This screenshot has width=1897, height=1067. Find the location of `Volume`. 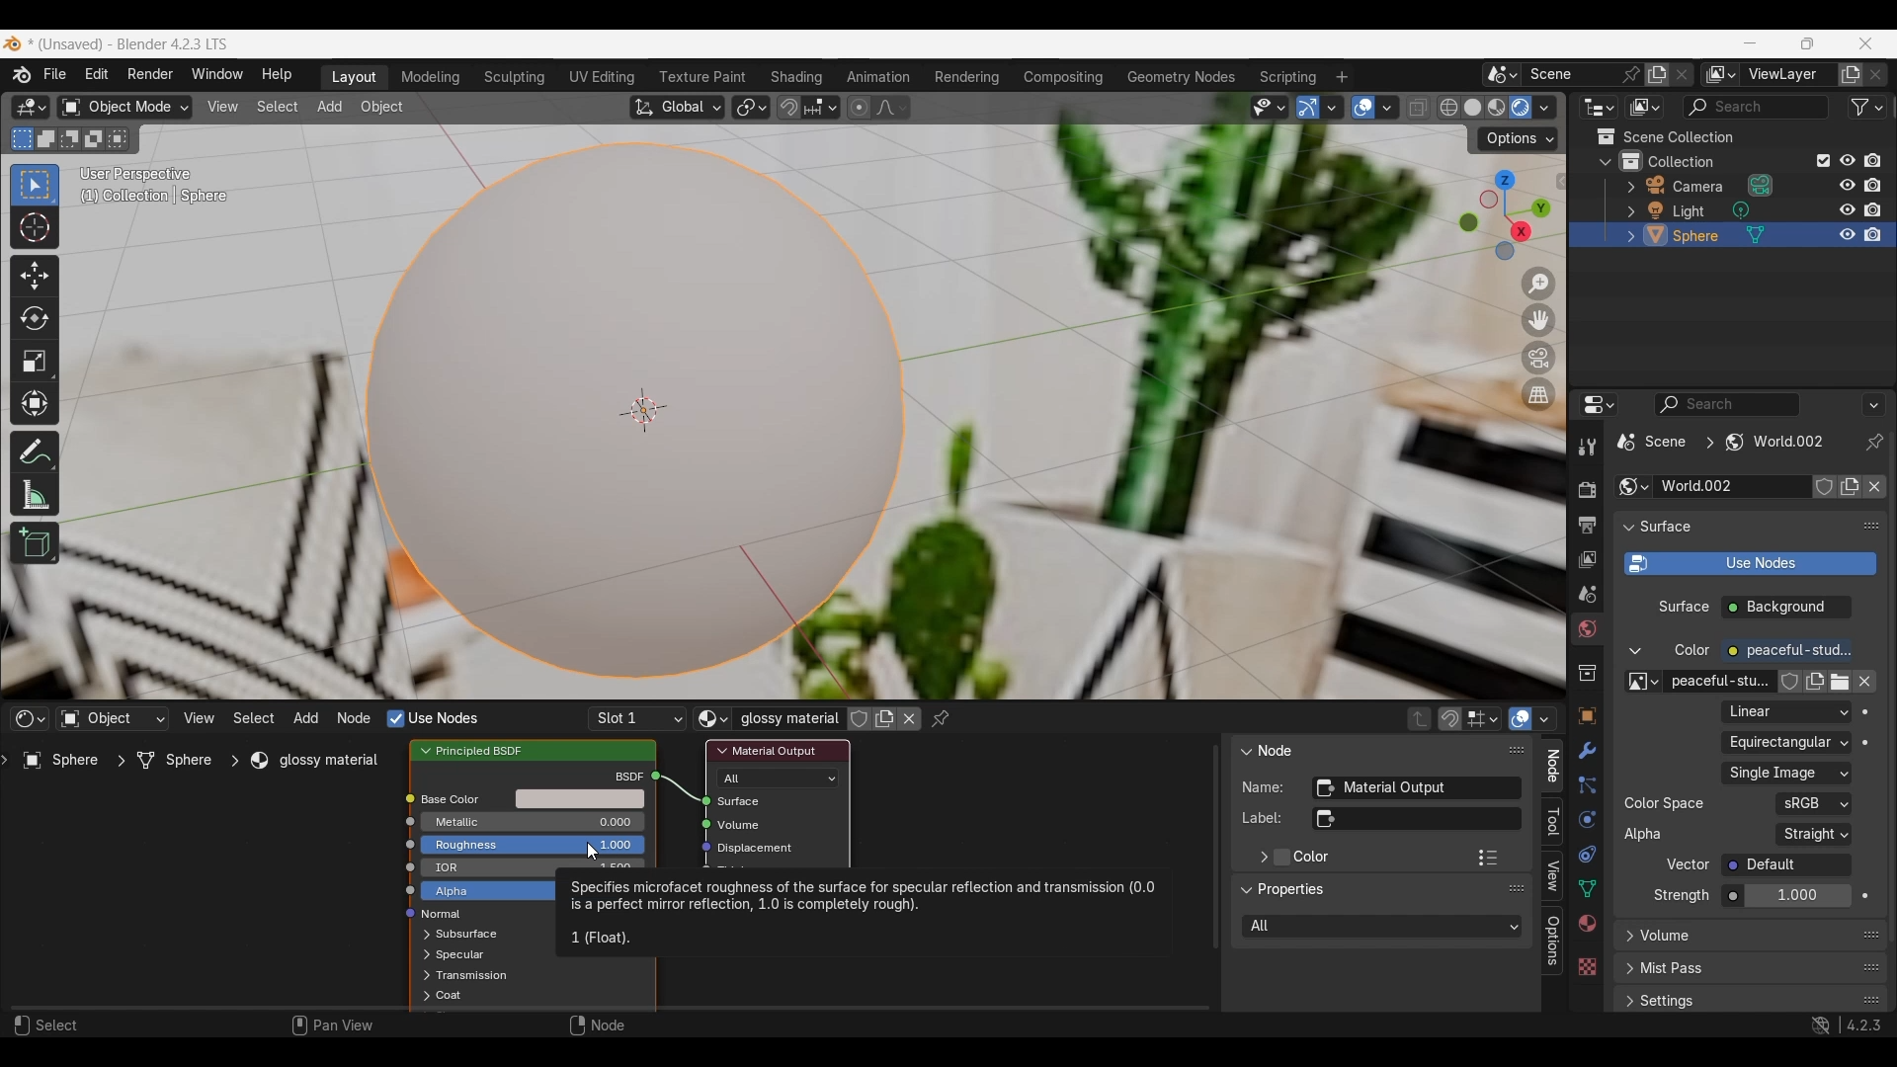

Volume is located at coordinates (742, 825).